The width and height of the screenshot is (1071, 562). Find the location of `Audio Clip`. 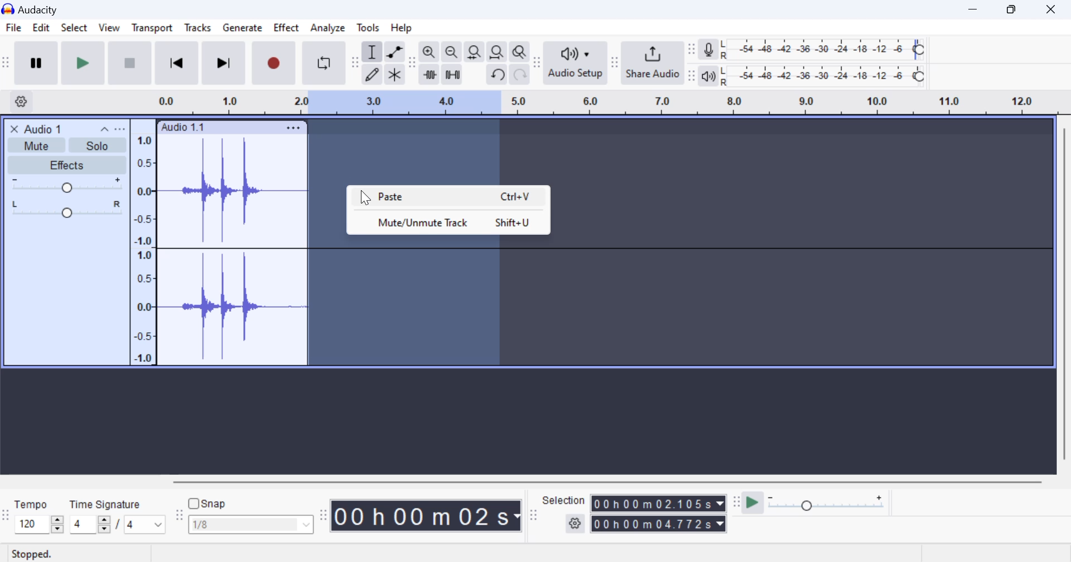

Audio Clip is located at coordinates (231, 250).